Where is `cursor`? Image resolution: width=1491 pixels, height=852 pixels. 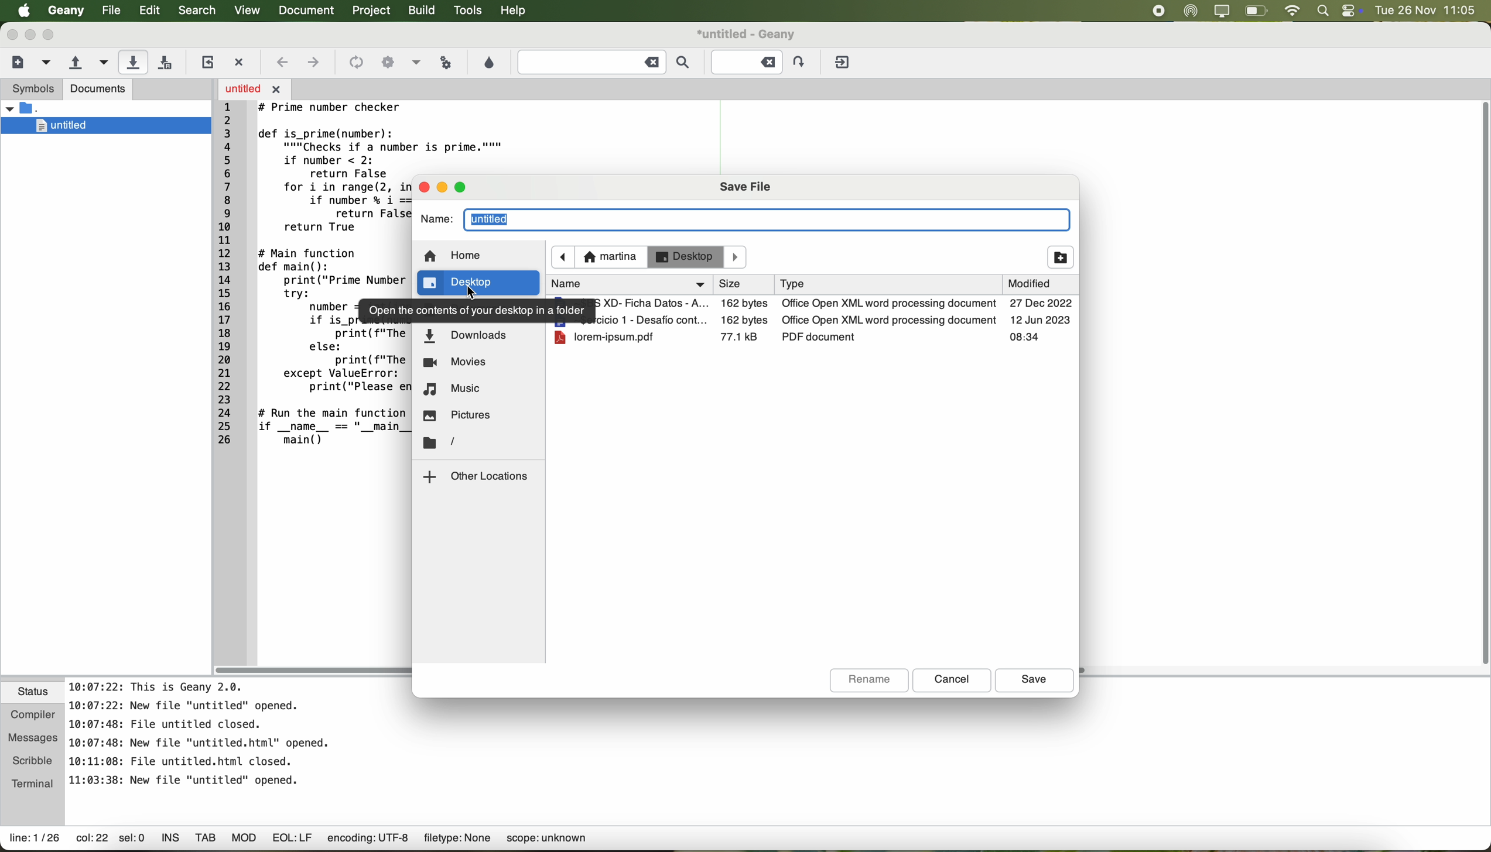
cursor is located at coordinates (479, 290).